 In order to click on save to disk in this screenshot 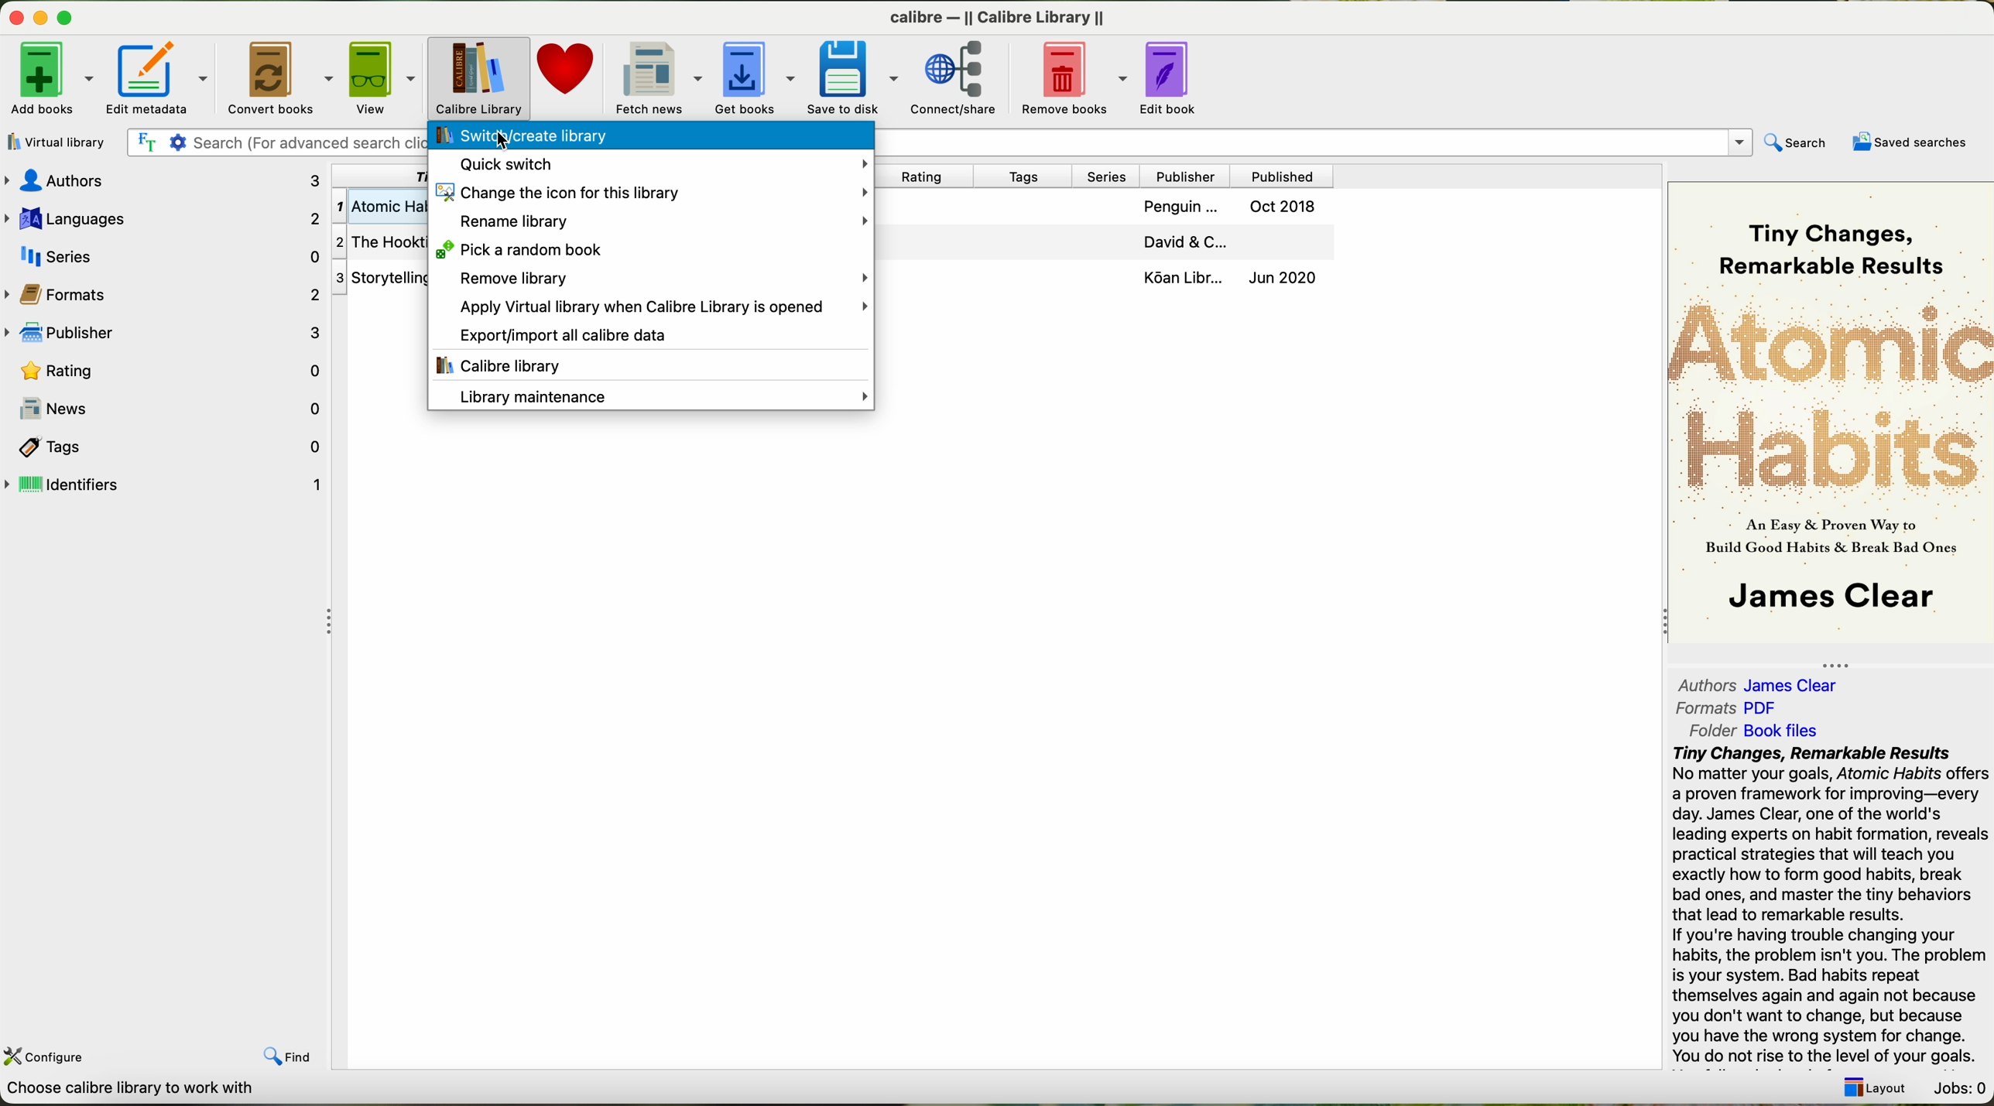, I will do `click(856, 76)`.